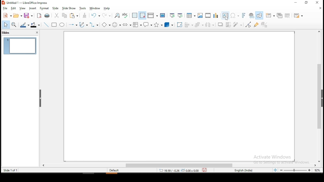 Image resolution: width=324 pixels, height=182 pixels. I want to click on english (india), so click(244, 171).